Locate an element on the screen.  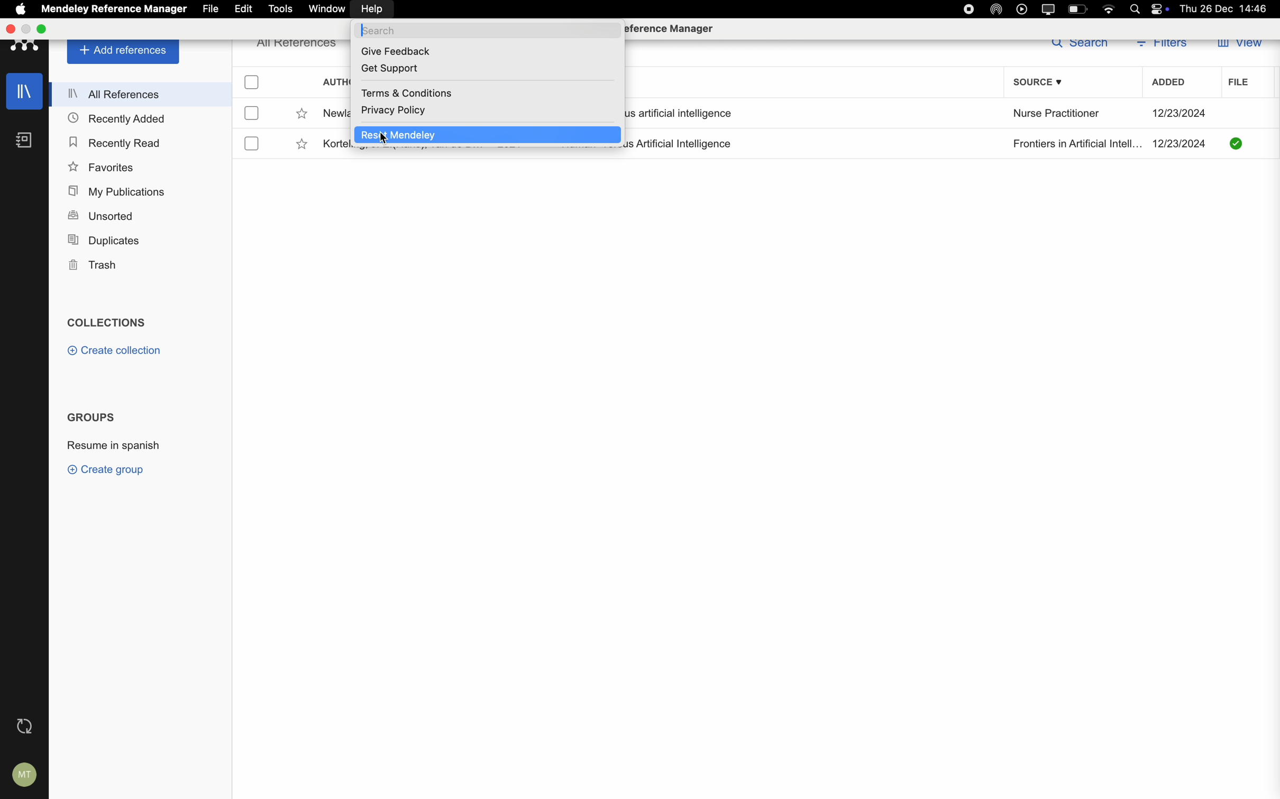
resume in spanish is located at coordinates (114, 443).